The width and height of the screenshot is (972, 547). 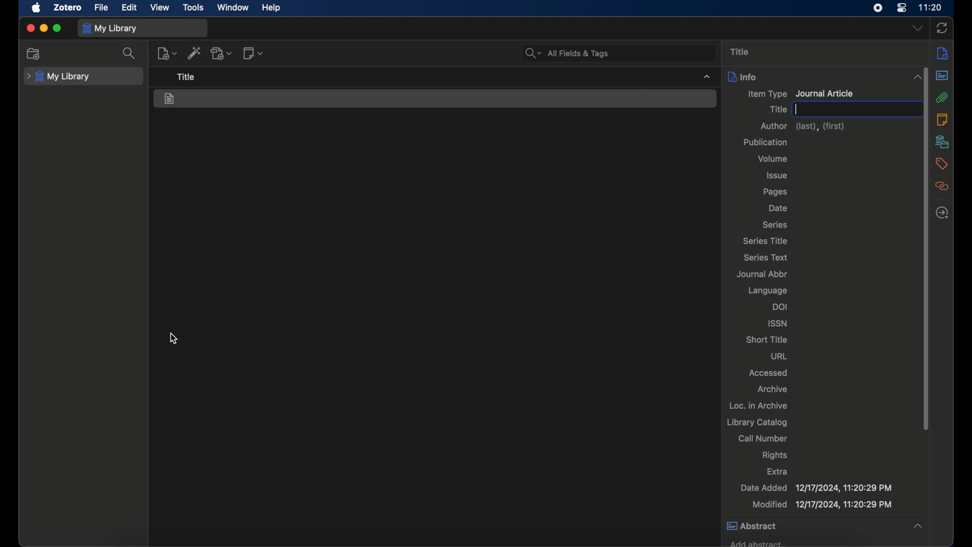 I want to click on info, so click(x=820, y=76).